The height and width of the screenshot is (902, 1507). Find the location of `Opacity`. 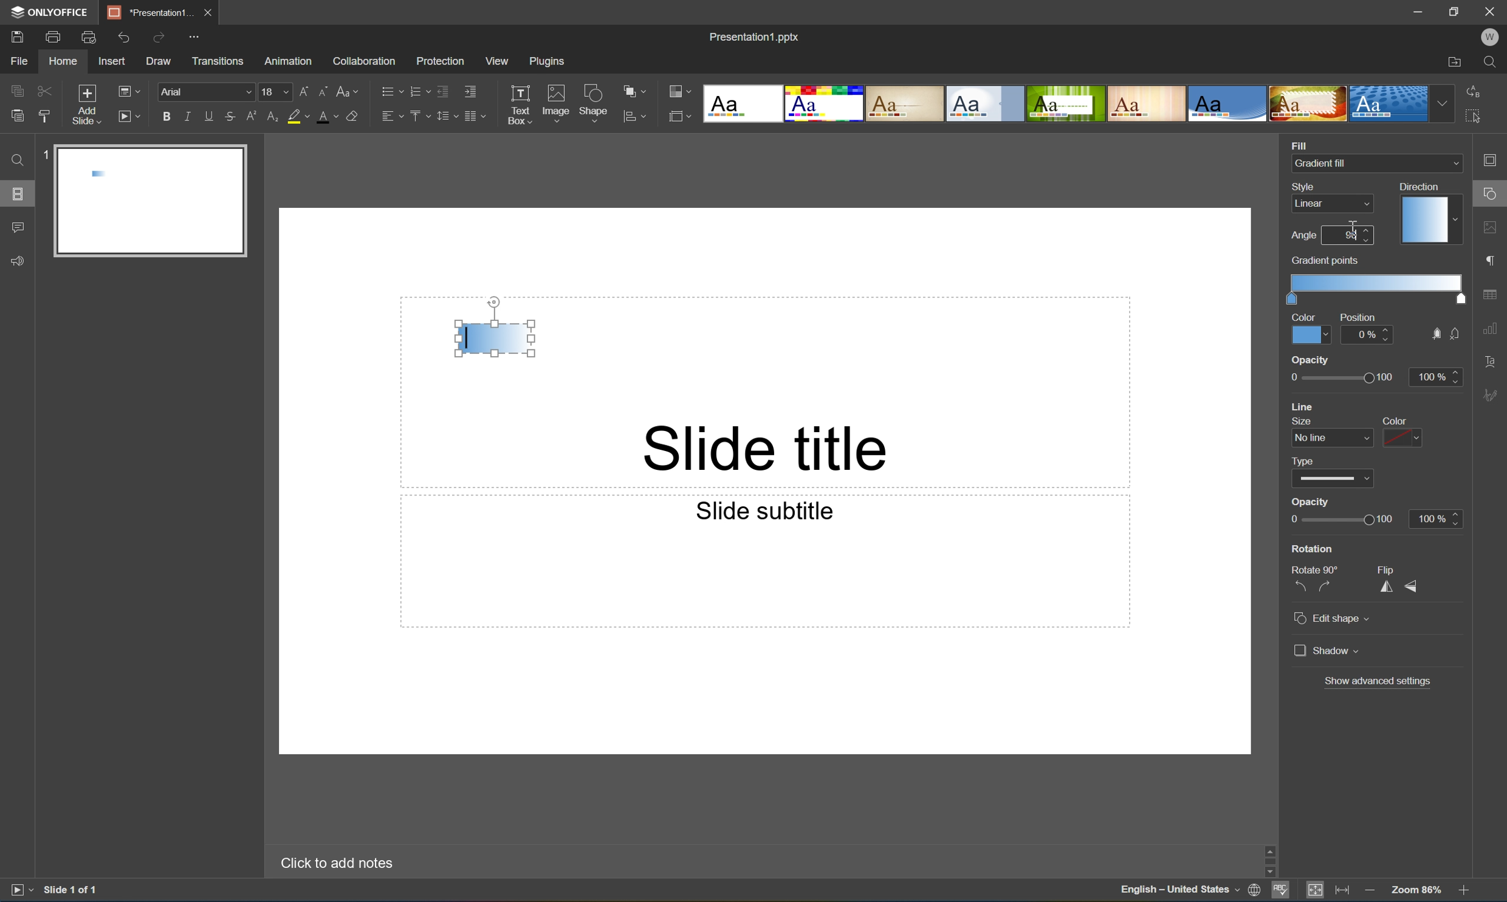

Opacity is located at coordinates (1311, 502).